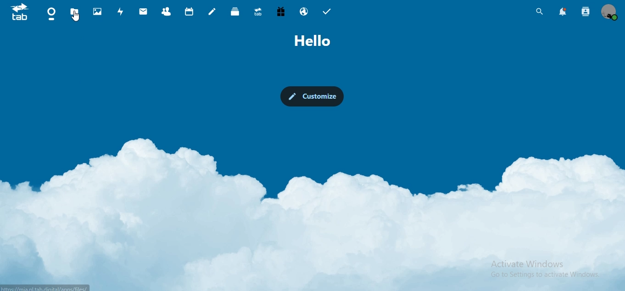  What do you see at coordinates (259, 12) in the screenshot?
I see `upgrade` at bounding box center [259, 12].